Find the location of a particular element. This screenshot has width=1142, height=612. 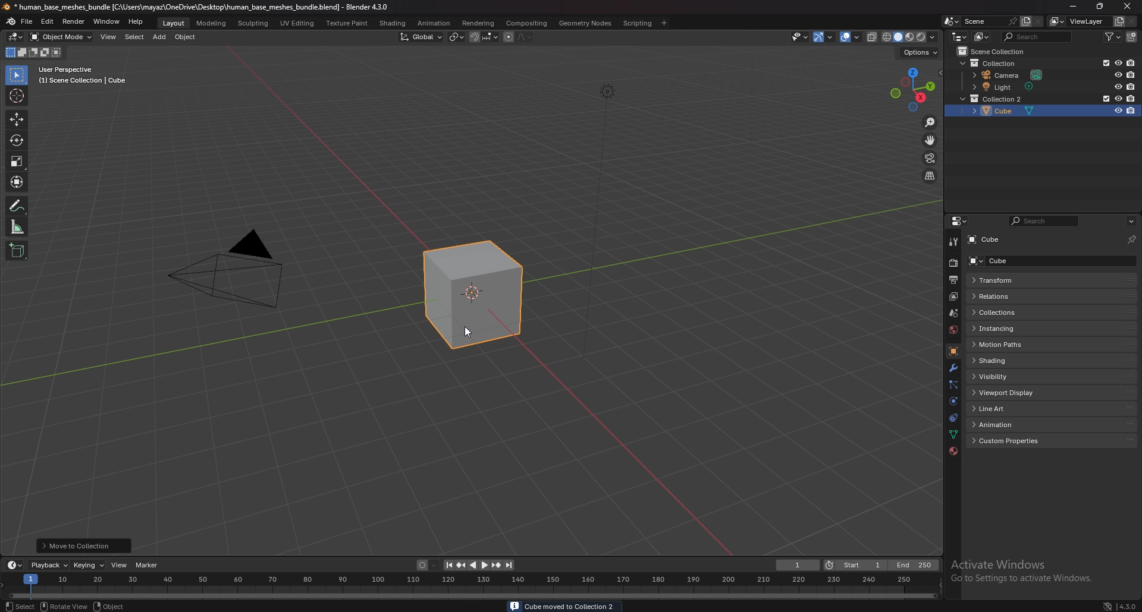

move is located at coordinates (932, 140).